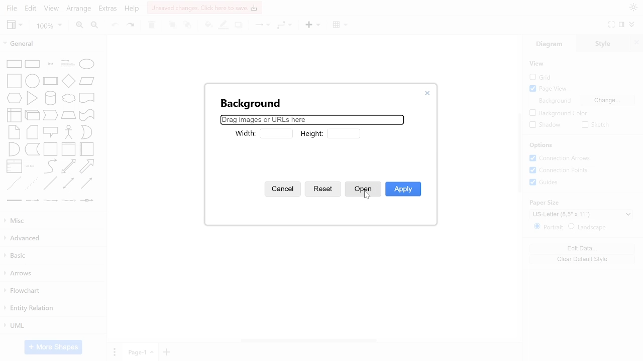 This screenshot has height=361, width=643. Describe the element at coordinates (67, 200) in the screenshot. I see `general shapes` at that location.